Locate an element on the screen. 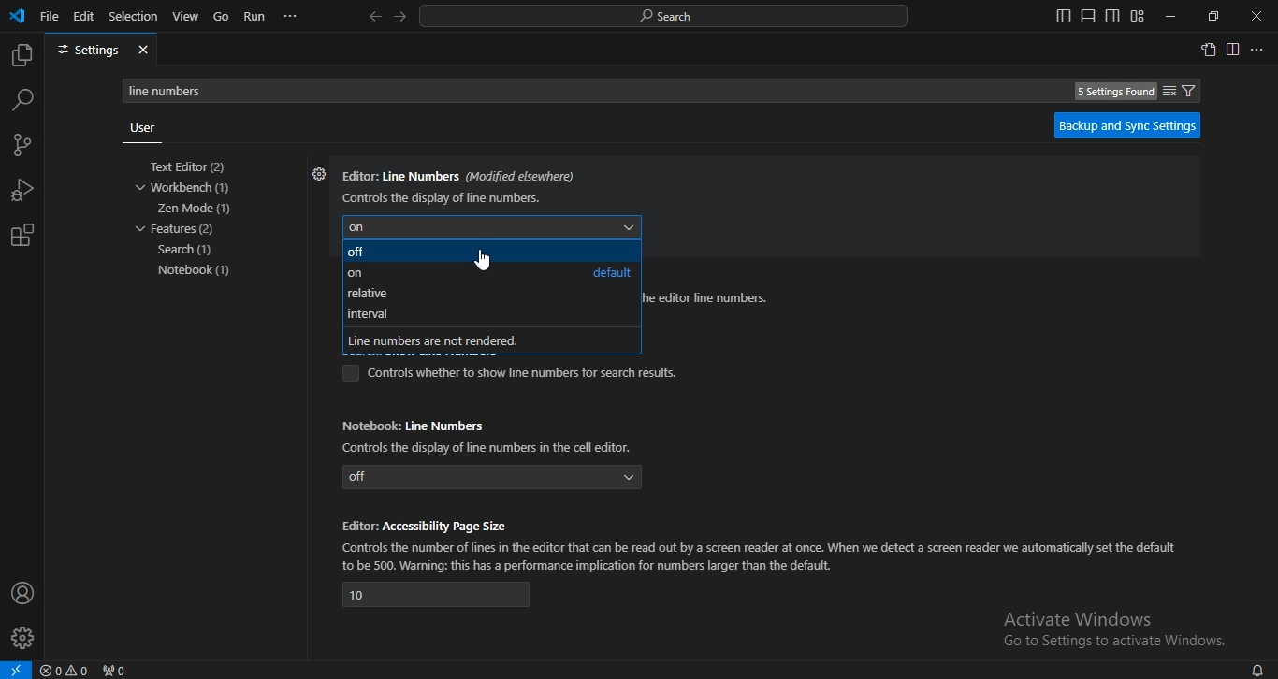 This screenshot has height=679, width=1278. search settings is located at coordinates (668, 90).